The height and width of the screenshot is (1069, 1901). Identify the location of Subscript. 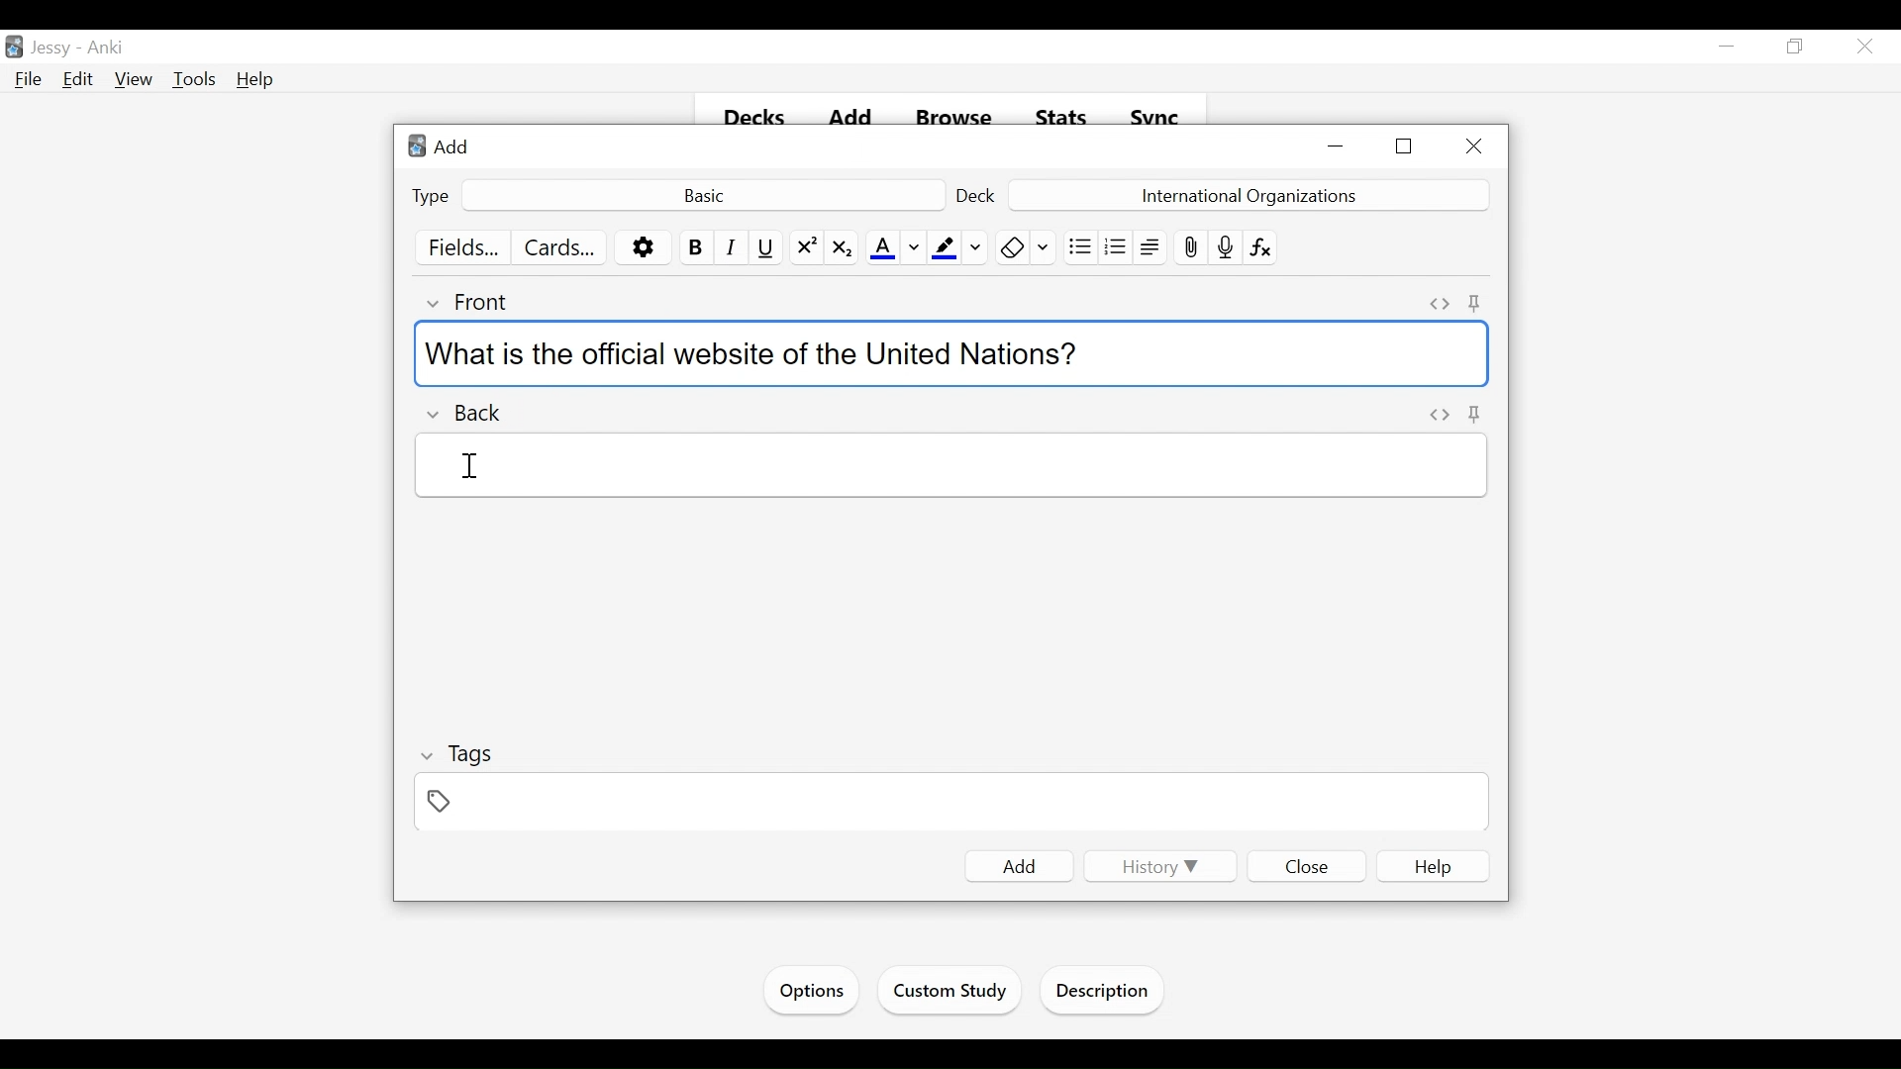
(843, 247).